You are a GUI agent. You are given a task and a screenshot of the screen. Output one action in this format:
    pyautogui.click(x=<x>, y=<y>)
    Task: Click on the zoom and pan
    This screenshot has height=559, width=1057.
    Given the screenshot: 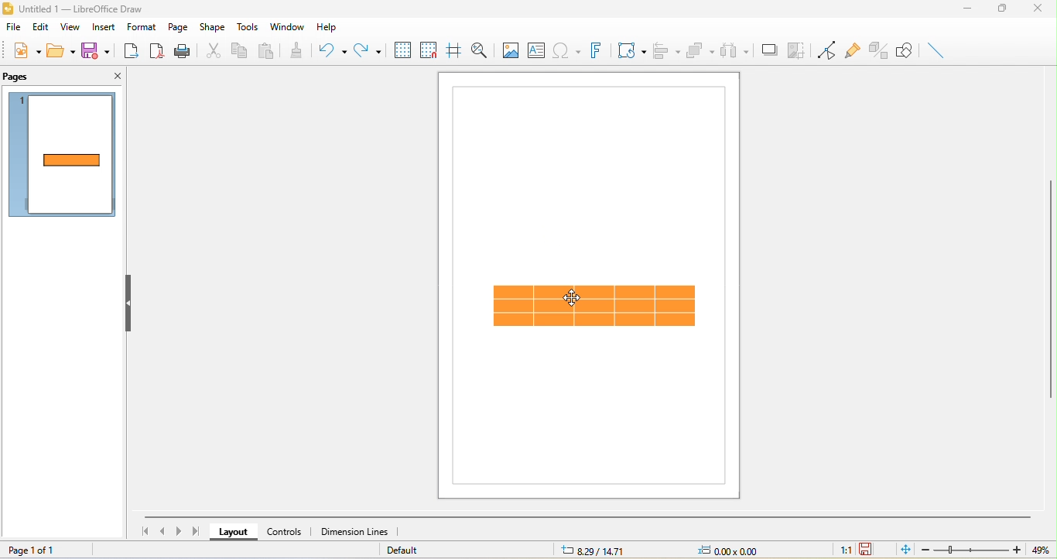 What is the action you would take?
    pyautogui.click(x=482, y=52)
    